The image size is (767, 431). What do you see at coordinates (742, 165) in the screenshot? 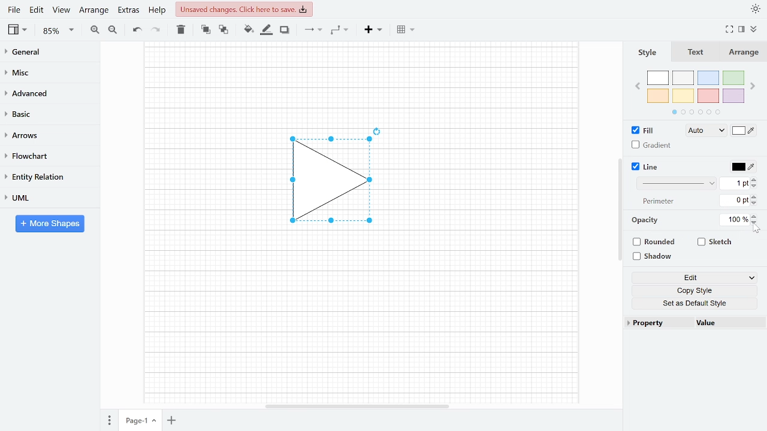
I see `Line color` at bounding box center [742, 165].